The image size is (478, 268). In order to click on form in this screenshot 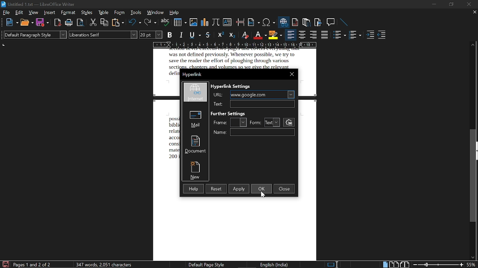, I will do `click(273, 122)`.